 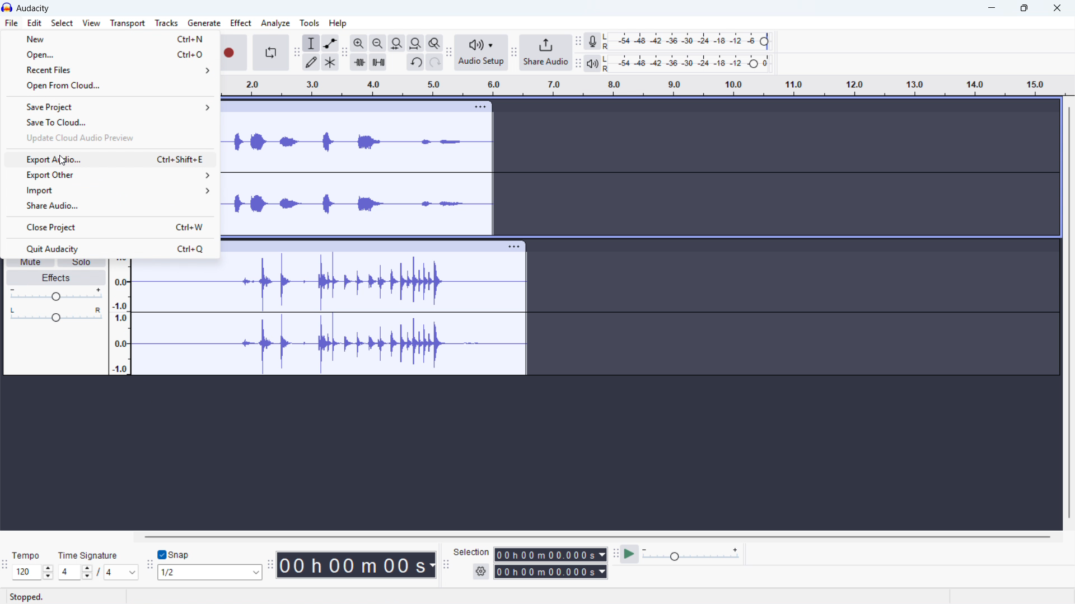 What do you see at coordinates (598, 537) in the screenshot?
I see `Horizontal scroll bar` at bounding box center [598, 537].